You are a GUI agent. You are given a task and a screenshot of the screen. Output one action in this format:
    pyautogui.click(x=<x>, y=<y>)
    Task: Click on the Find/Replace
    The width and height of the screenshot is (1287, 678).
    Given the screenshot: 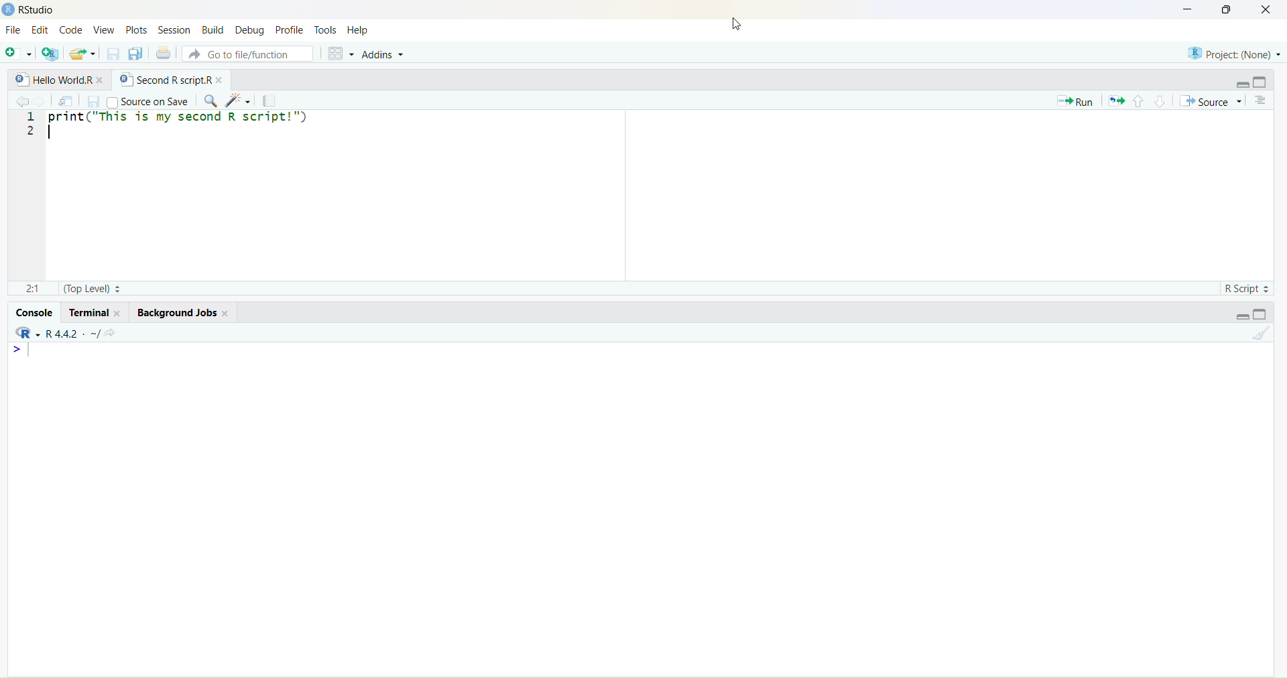 What is the action you would take?
    pyautogui.click(x=208, y=101)
    